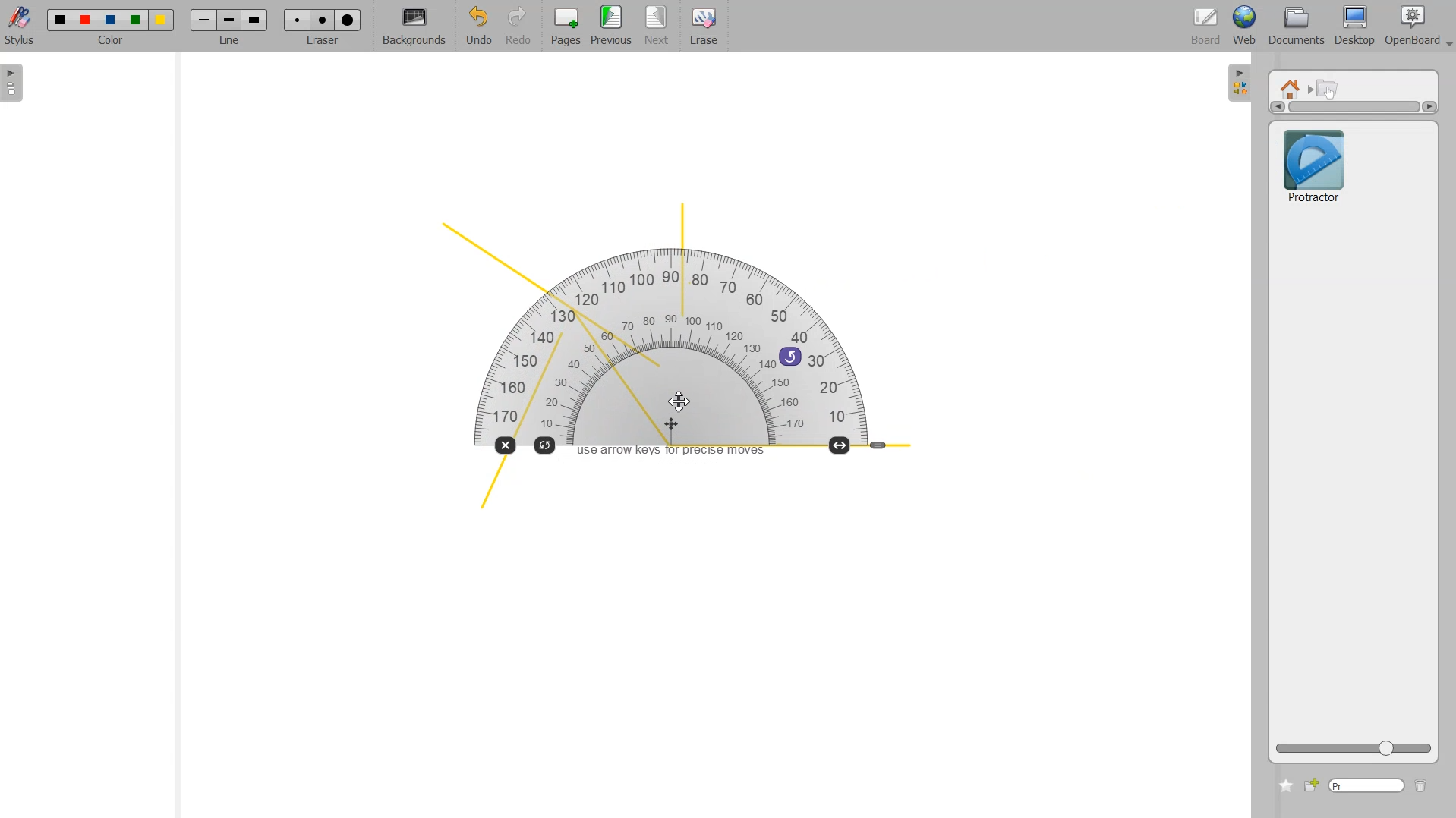 This screenshot has width=1456, height=818. What do you see at coordinates (322, 20) in the screenshot?
I see `Erase` at bounding box center [322, 20].